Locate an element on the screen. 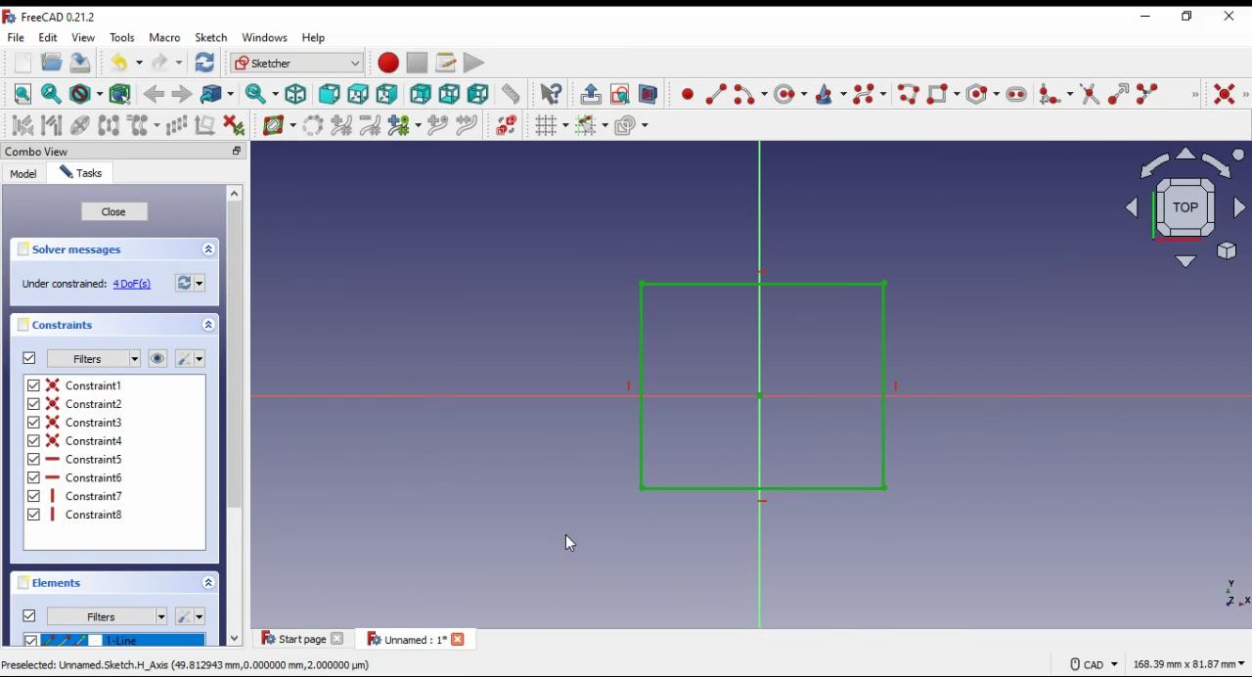  insert knot is located at coordinates (437, 126).